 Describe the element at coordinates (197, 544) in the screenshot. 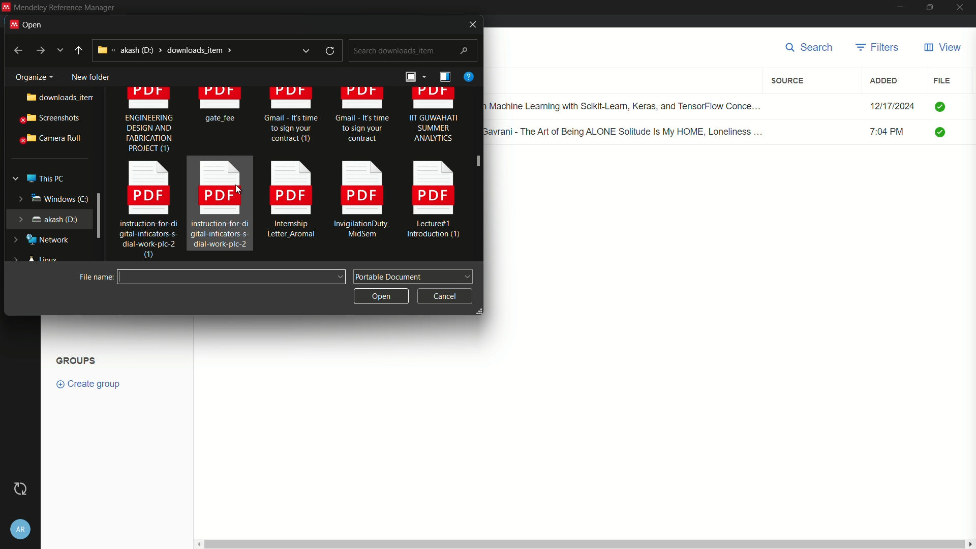

I see `scroll left` at that location.